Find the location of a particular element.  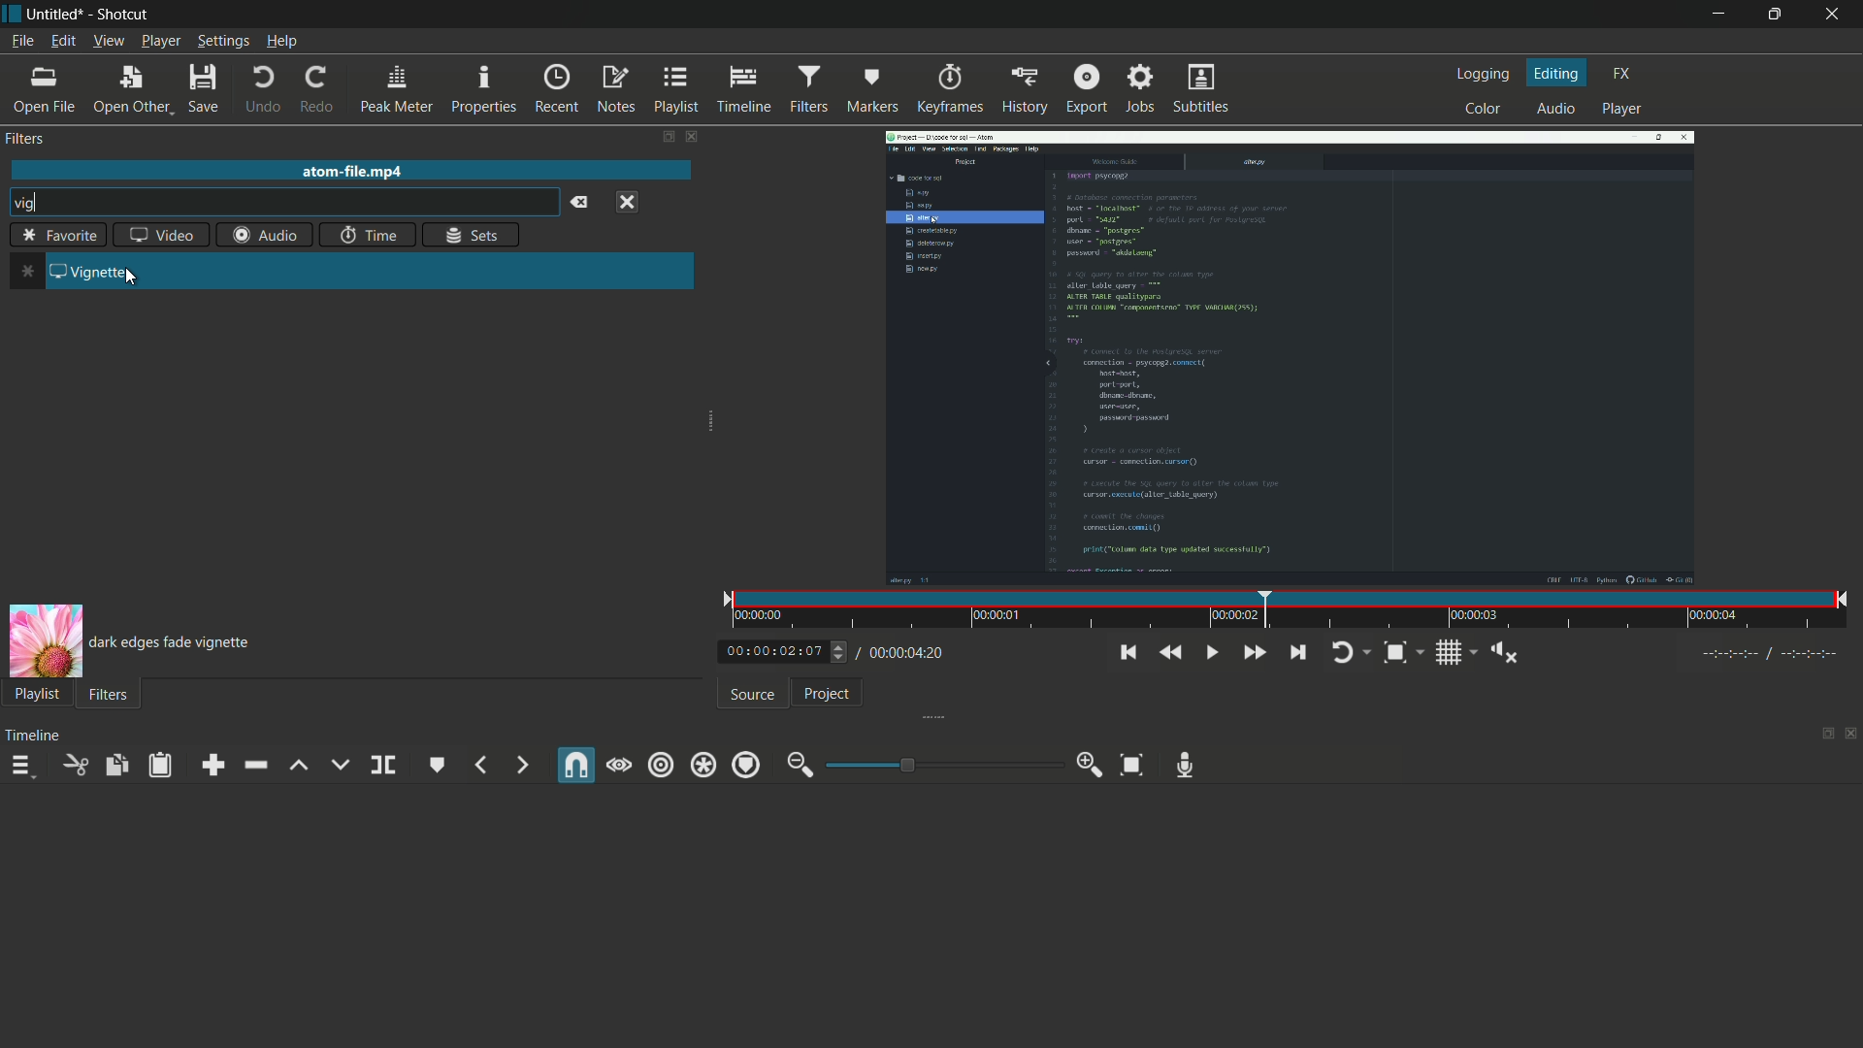

scrub while dragging is located at coordinates (619, 766).